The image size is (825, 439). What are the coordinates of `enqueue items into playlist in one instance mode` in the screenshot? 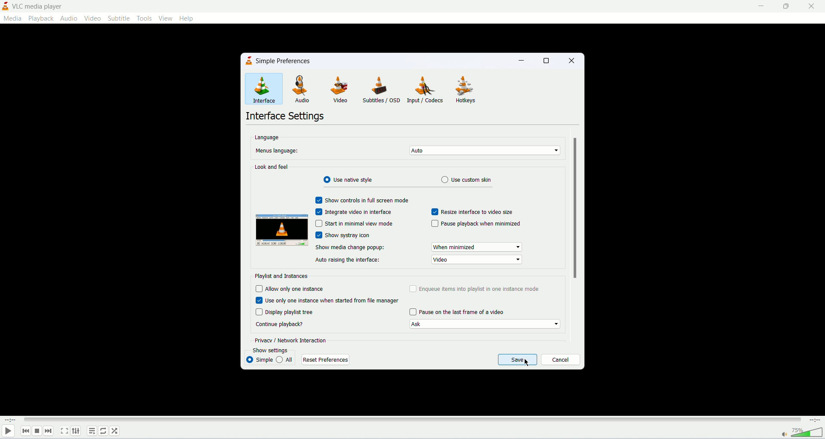 It's located at (475, 288).